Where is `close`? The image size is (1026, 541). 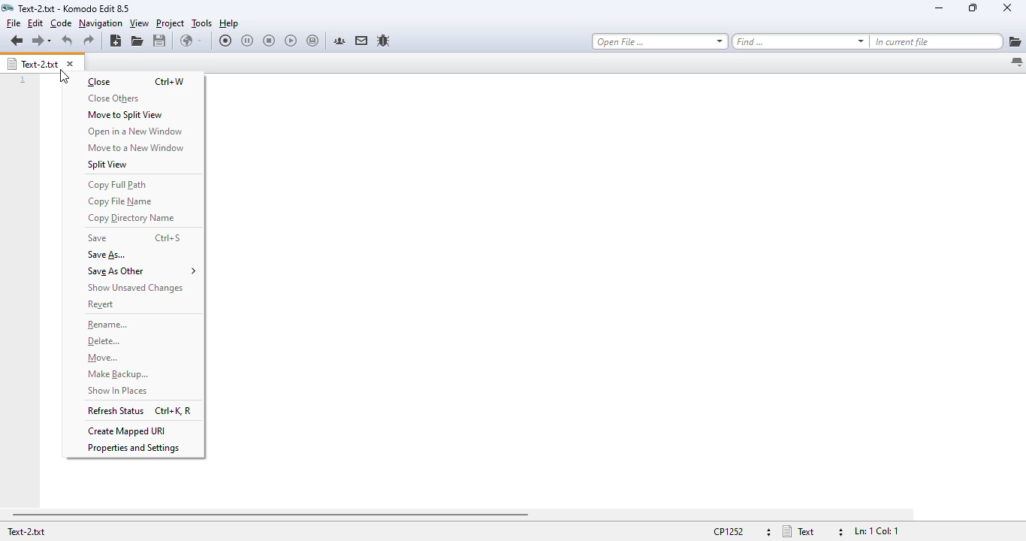
close is located at coordinates (99, 82).